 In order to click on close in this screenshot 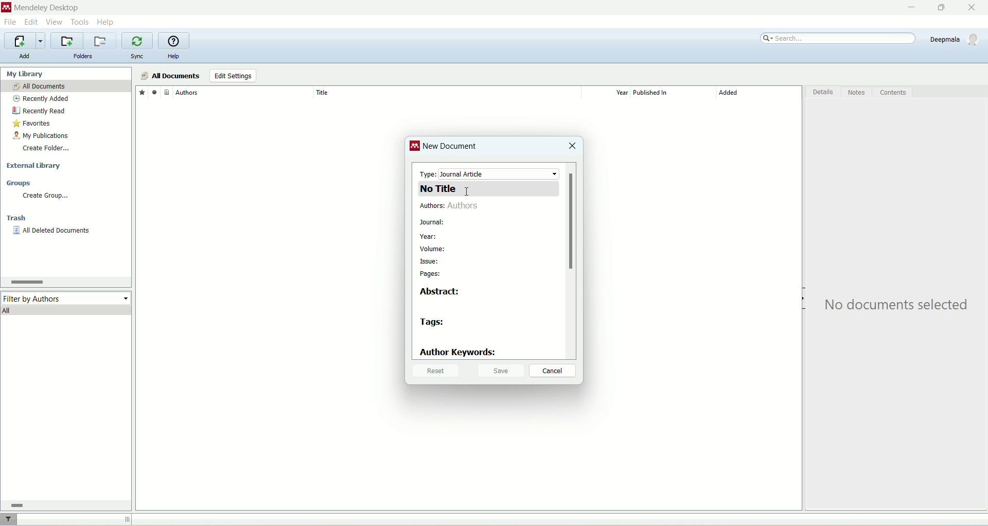, I will do `click(572, 147)`.